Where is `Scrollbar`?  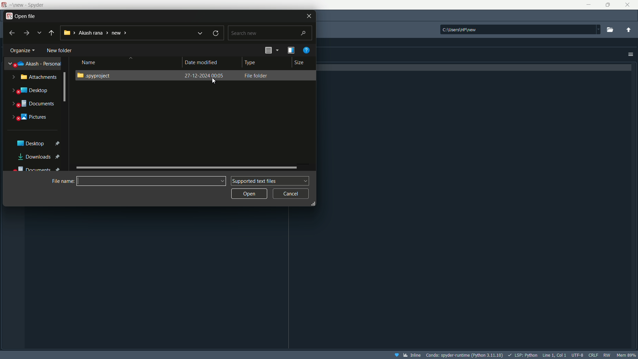 Scrollbar is located at coordinates (66, 87).